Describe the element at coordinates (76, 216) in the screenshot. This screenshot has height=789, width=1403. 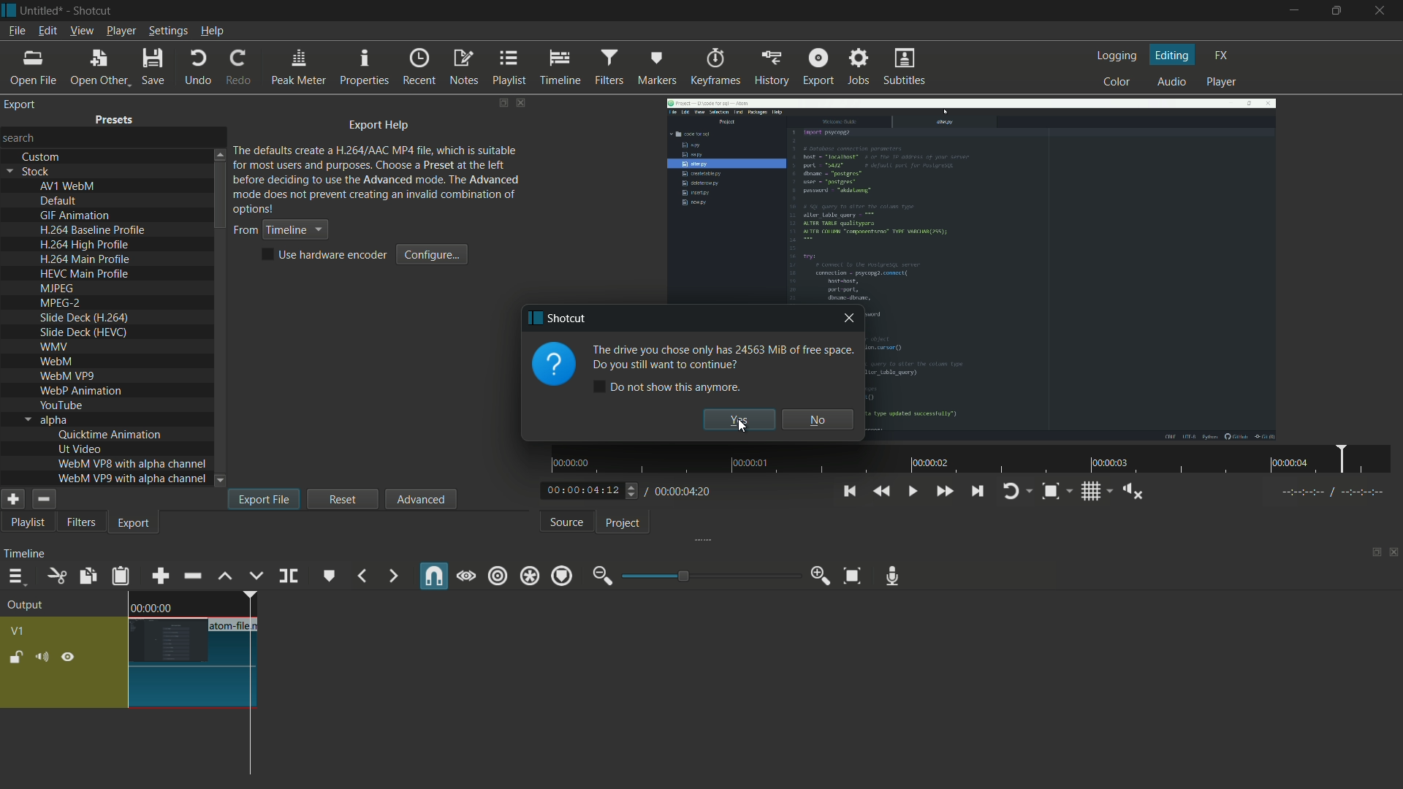
I see `gif animation` at that location.